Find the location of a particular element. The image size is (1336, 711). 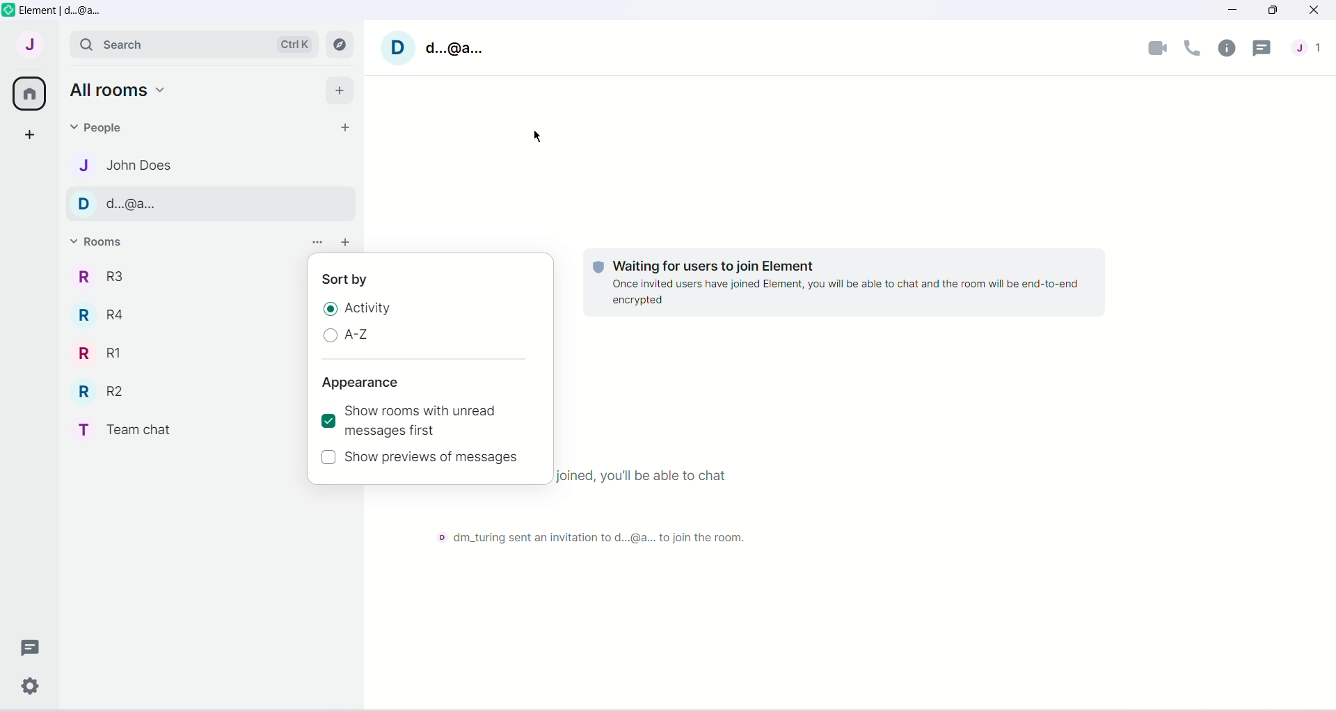

all rooms is located at coordinates (120, 89).